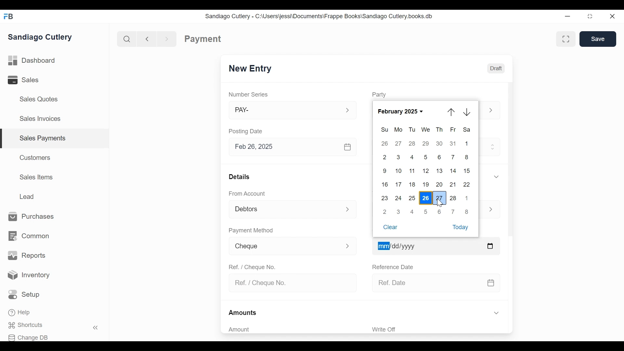  I want to click on Sa, so click(467, 130).